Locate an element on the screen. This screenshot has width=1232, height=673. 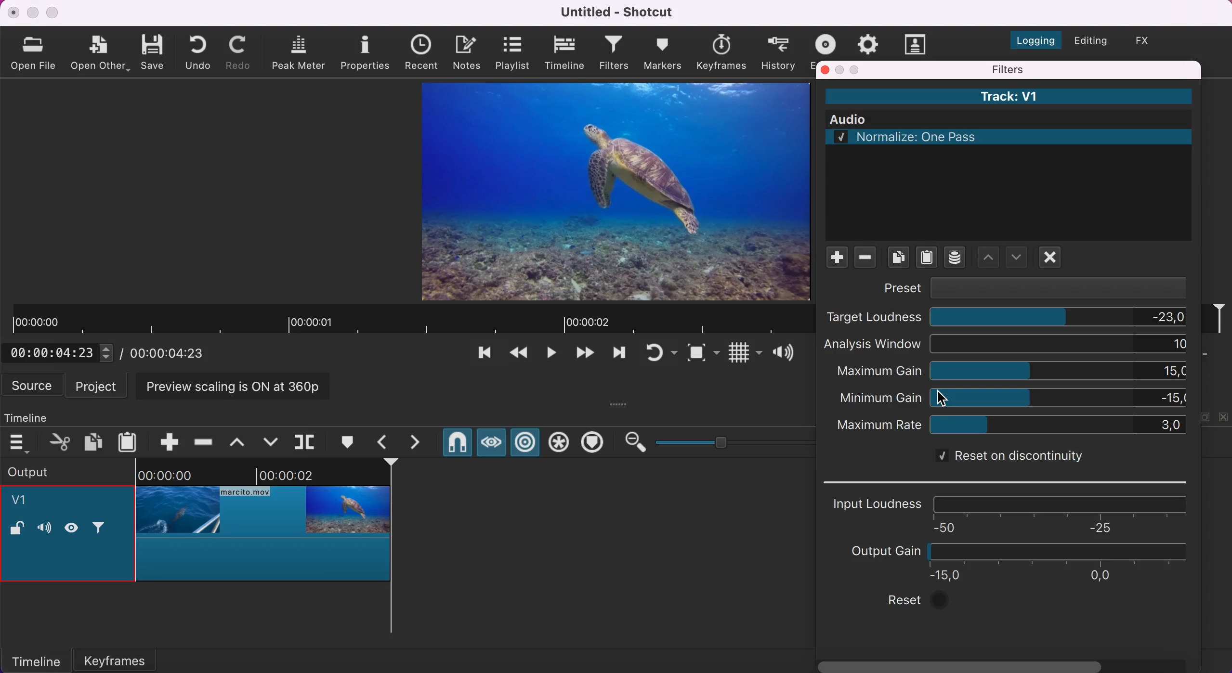
playlist is located at coordinates (512, 52).